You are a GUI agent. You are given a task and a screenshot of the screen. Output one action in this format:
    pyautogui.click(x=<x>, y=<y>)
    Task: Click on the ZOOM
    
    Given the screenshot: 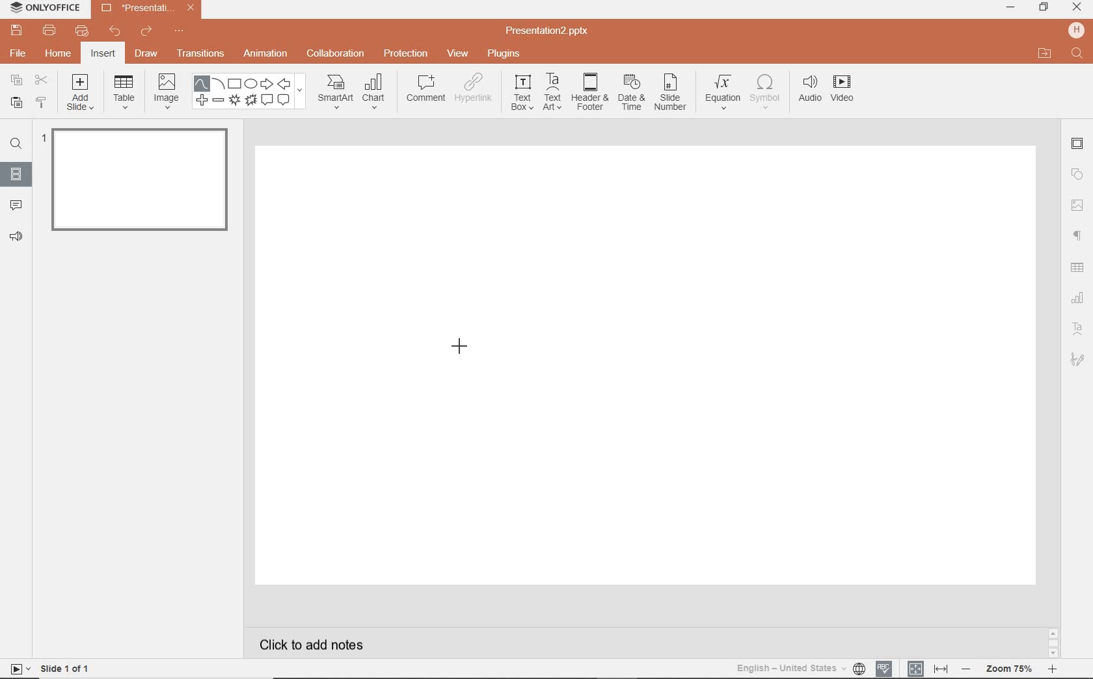 What is the action you would take?
    pyautogui.click(x=1016, y=669)
    